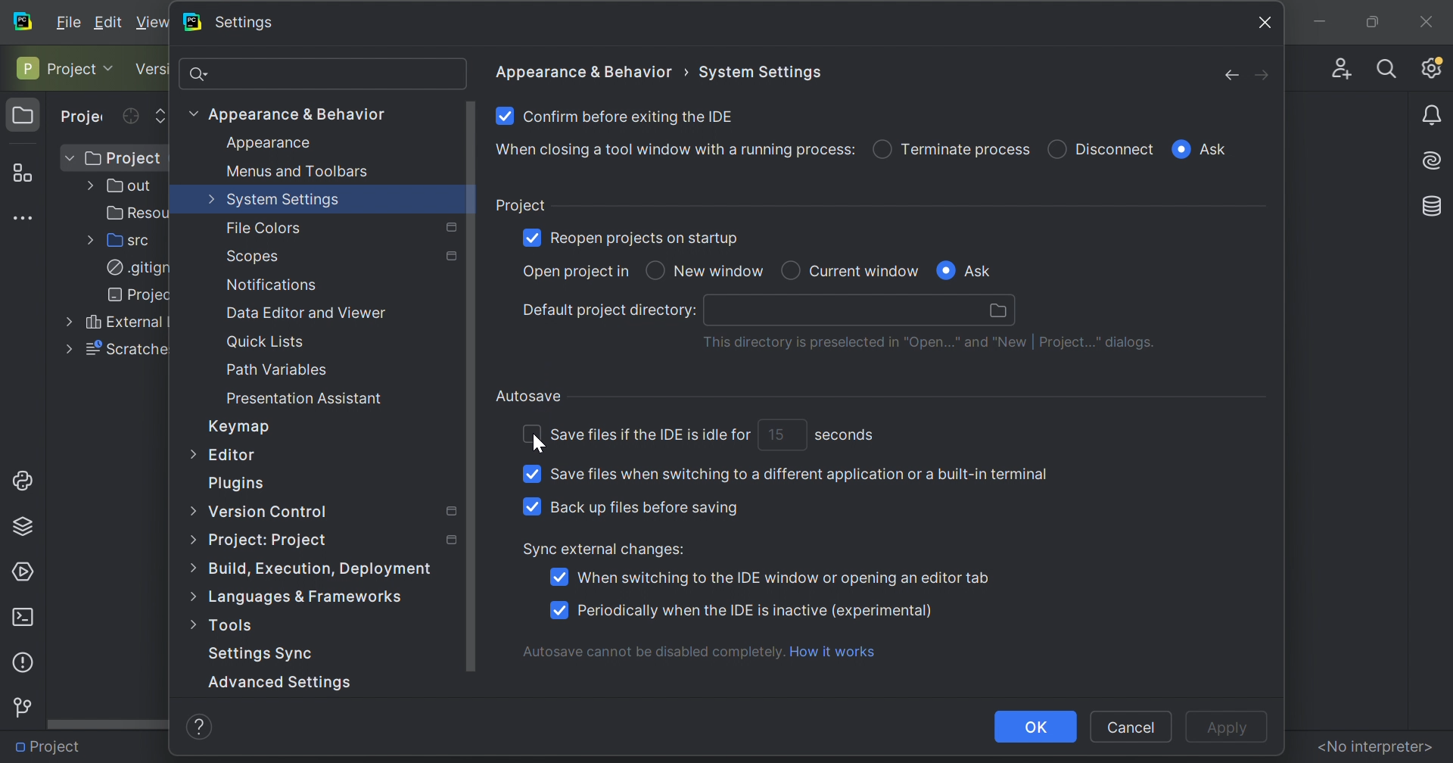  I want to click on File colore, so click(263, 229).